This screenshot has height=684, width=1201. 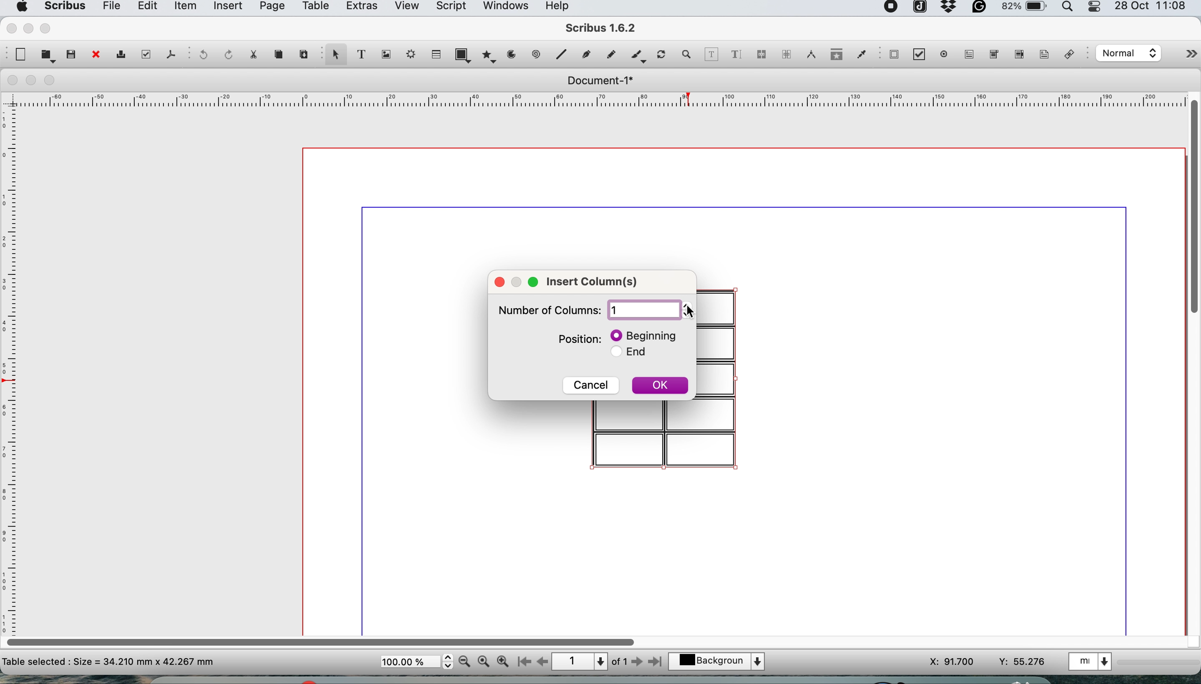 I want to click on pdf radio button, so click(x=944, y=54).